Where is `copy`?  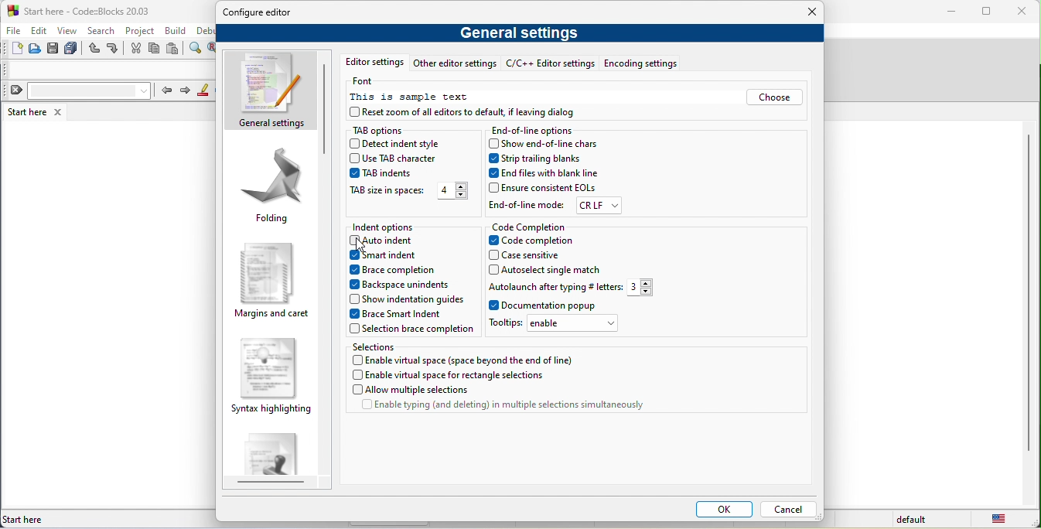 copy is located at coordinates (158, 49).